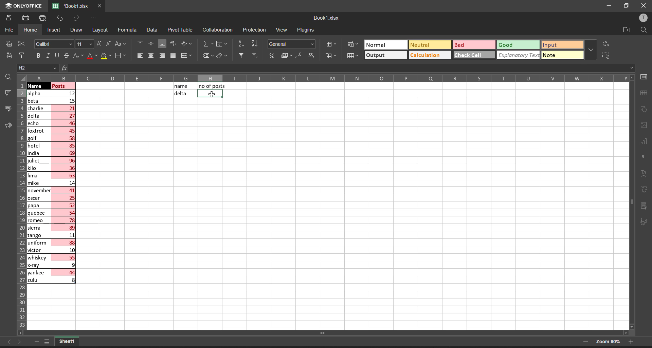  What do you see at coordinates (59, 19) in the screenshot?
I see `undo` at bounding box center [59, 19].